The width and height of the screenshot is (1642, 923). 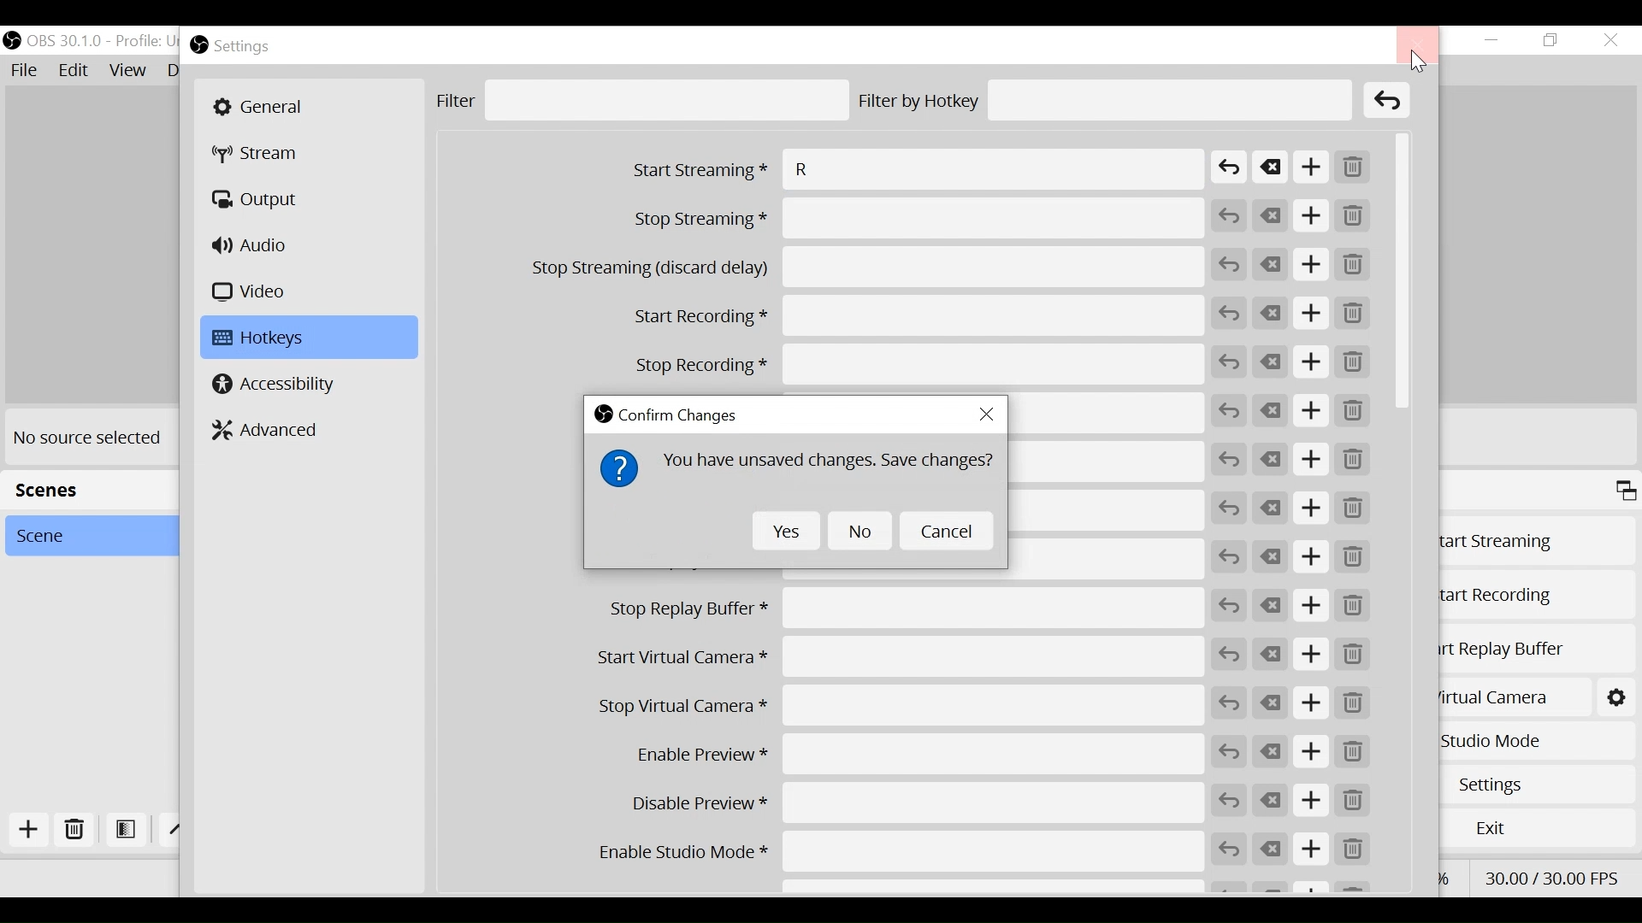 What do you see at coordinates (1230, 458) in the screenshot?
I see `Revert` at bounding box center [1230, 458].